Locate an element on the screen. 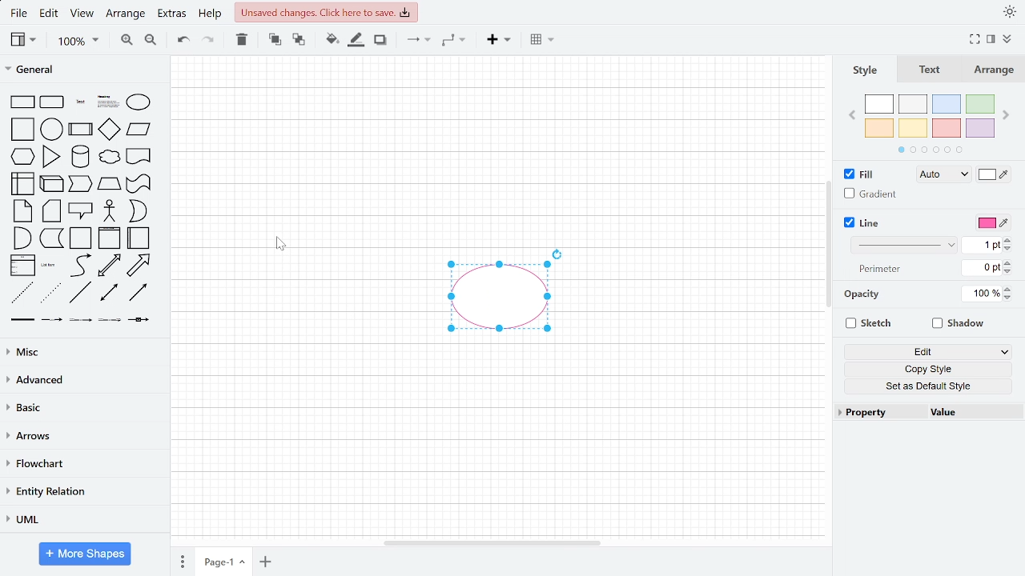 The width and height of the screenshot is (1025, 576). help is located at coordinates (210, 16).